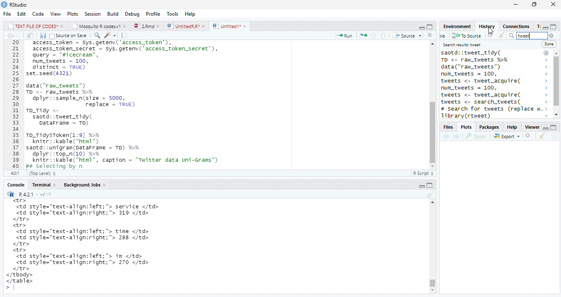 This screenshot has height=297, width=561. What do you see at coordinates (23, 5) in the screenshot?
I see ` RStudio` at bounding box center [23, 5].